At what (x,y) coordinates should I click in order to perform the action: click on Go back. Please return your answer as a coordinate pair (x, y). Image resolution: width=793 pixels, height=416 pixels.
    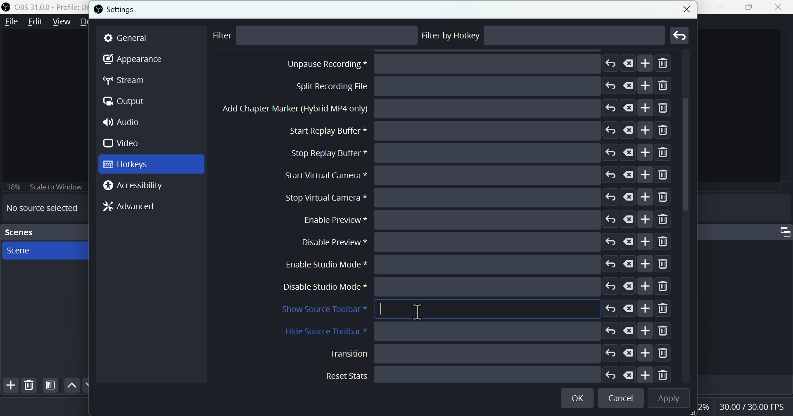
    Looking at the image, I should click on (680, 35).